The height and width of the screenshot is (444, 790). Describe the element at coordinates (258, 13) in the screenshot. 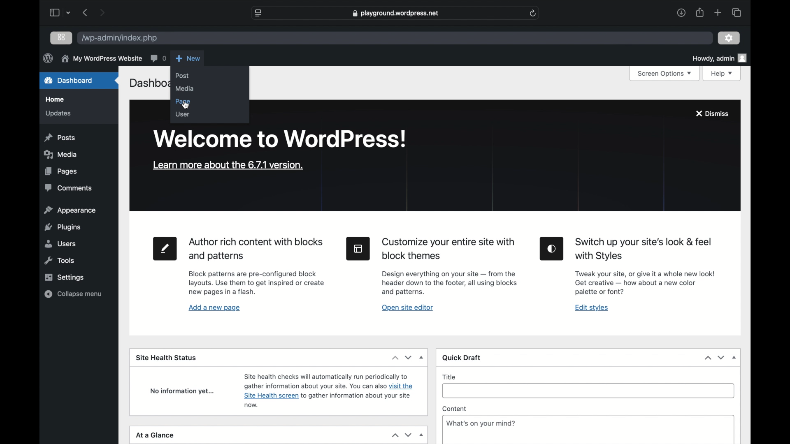

I see `website settings` at that location.